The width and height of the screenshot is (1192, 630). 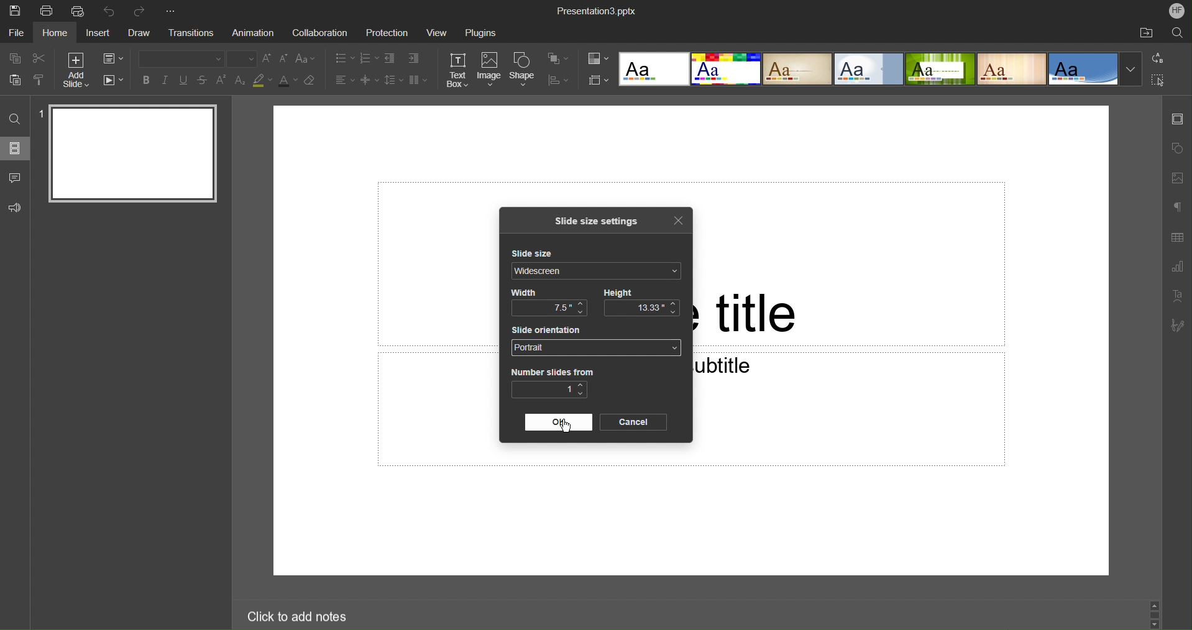 What do you see at coordinates (1176, 326) in the screenshot?
I see `Signature` at bounding box center [1176, 326].